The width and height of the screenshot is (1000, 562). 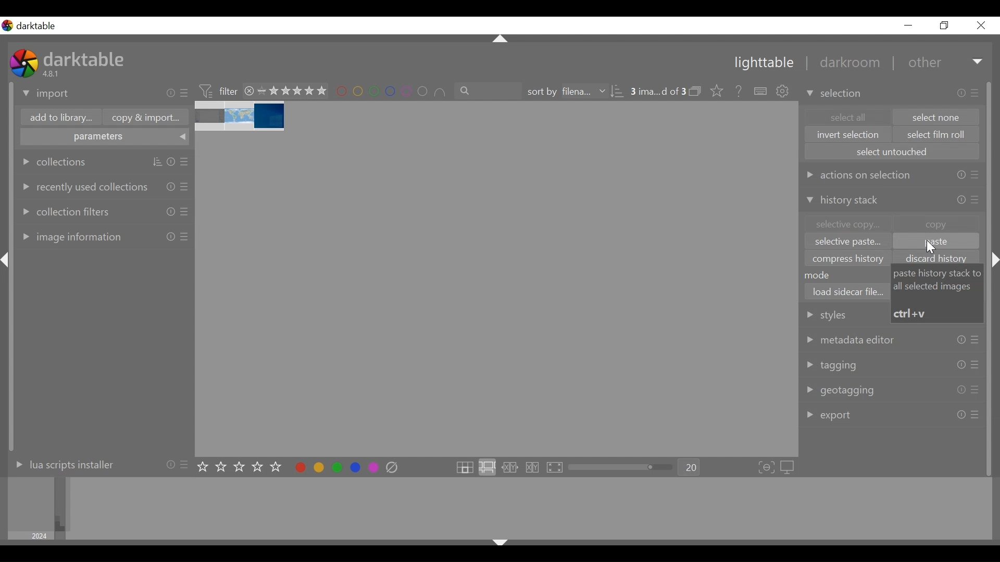 What do you see at coordinates (975, 415) in the screenshot?
I see `presets` at bounding box center [975, 415].